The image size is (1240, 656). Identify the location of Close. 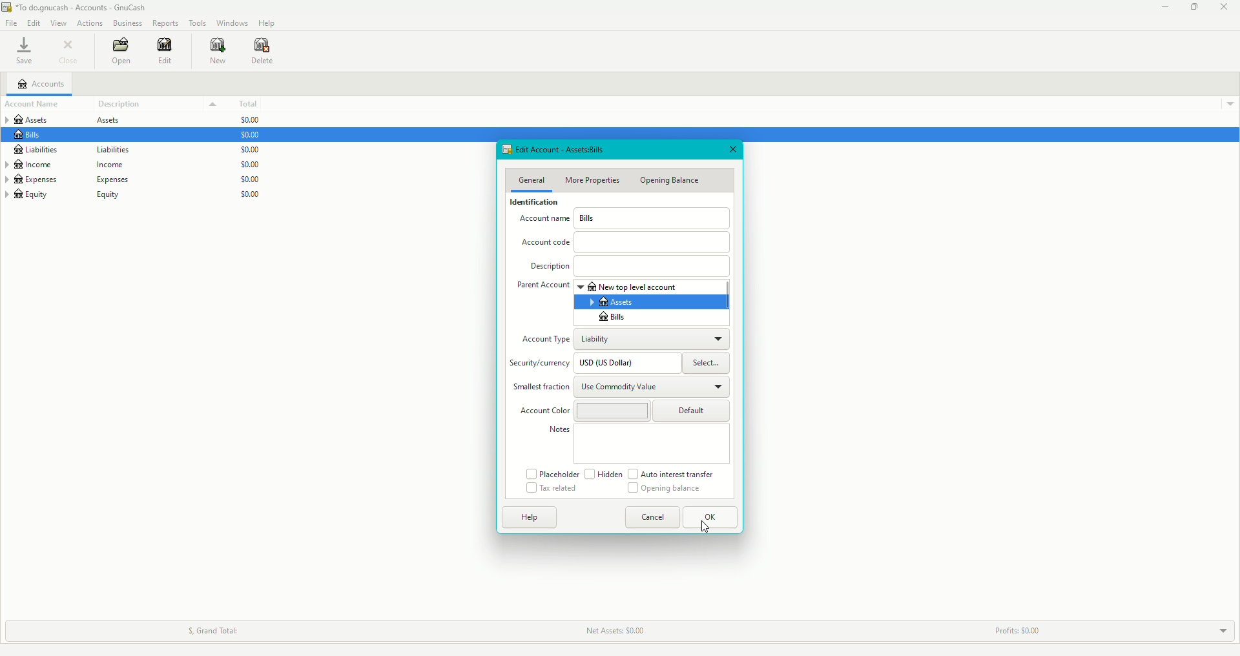
(69, 51).